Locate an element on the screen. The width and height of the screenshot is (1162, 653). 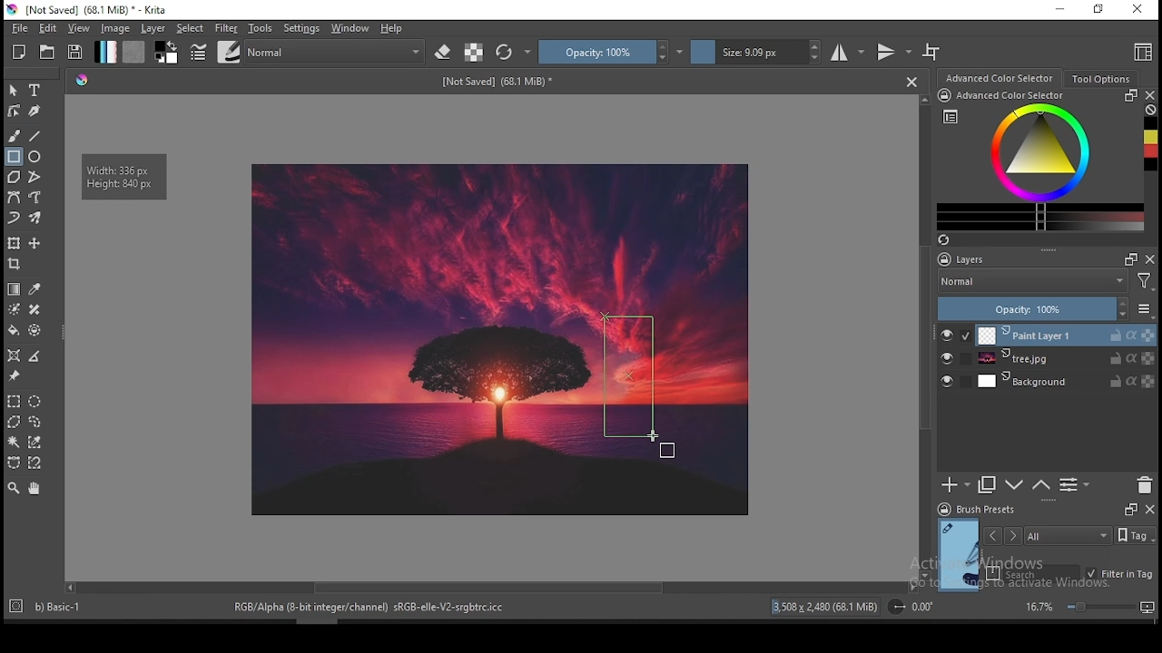
gradient tool is located at coordinates (15, 288).